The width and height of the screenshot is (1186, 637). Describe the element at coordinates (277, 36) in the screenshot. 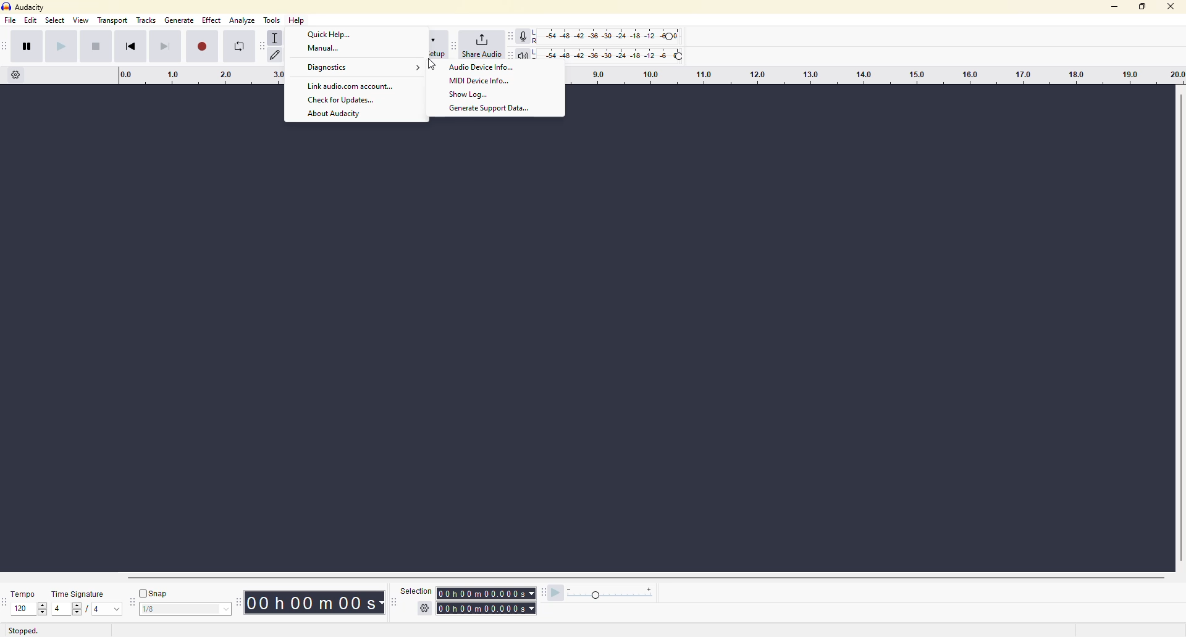

I see `selection tool` at that location.